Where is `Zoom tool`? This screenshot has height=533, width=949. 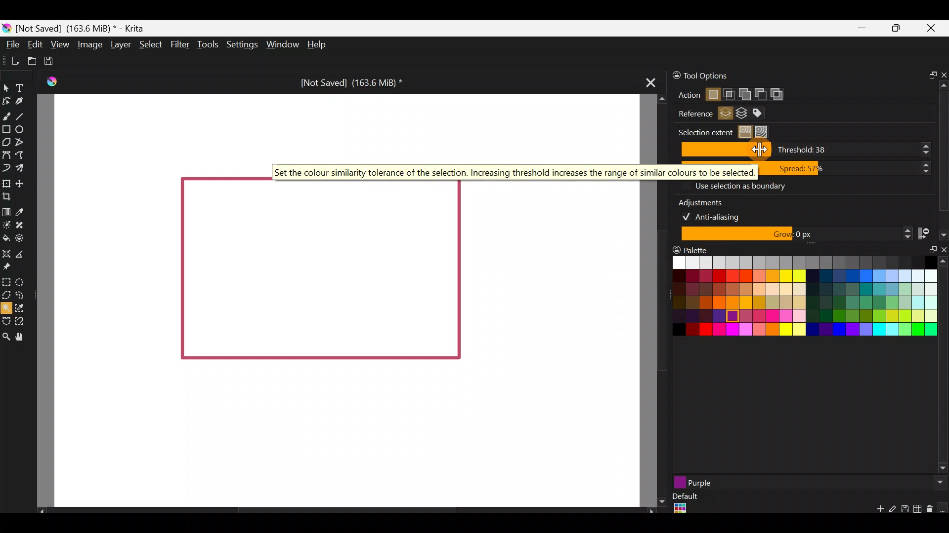 Zoom tool is located at coordinates (6, 336).